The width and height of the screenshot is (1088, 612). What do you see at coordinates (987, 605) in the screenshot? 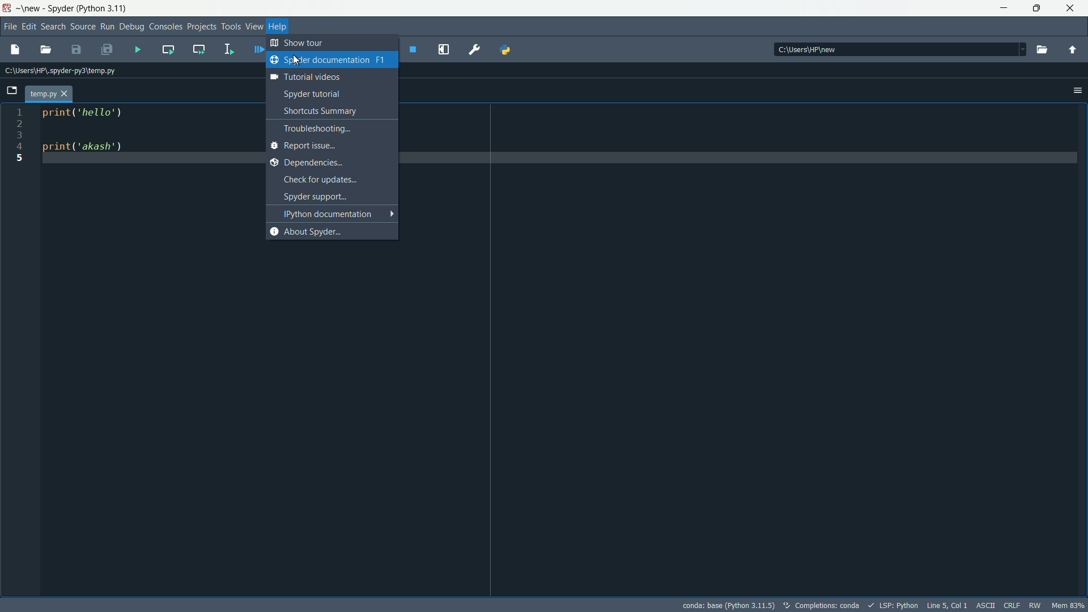
I see `ASCII` at bounding box center [987, 605].